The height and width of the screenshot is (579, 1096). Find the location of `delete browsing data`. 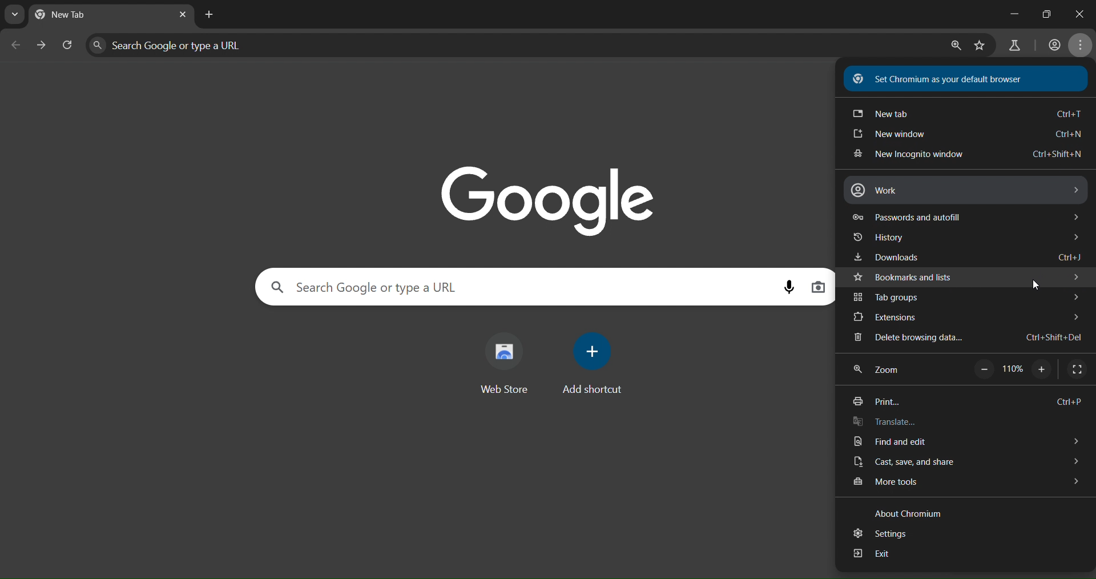

delete browsing data is located at coordinates (973, 336).